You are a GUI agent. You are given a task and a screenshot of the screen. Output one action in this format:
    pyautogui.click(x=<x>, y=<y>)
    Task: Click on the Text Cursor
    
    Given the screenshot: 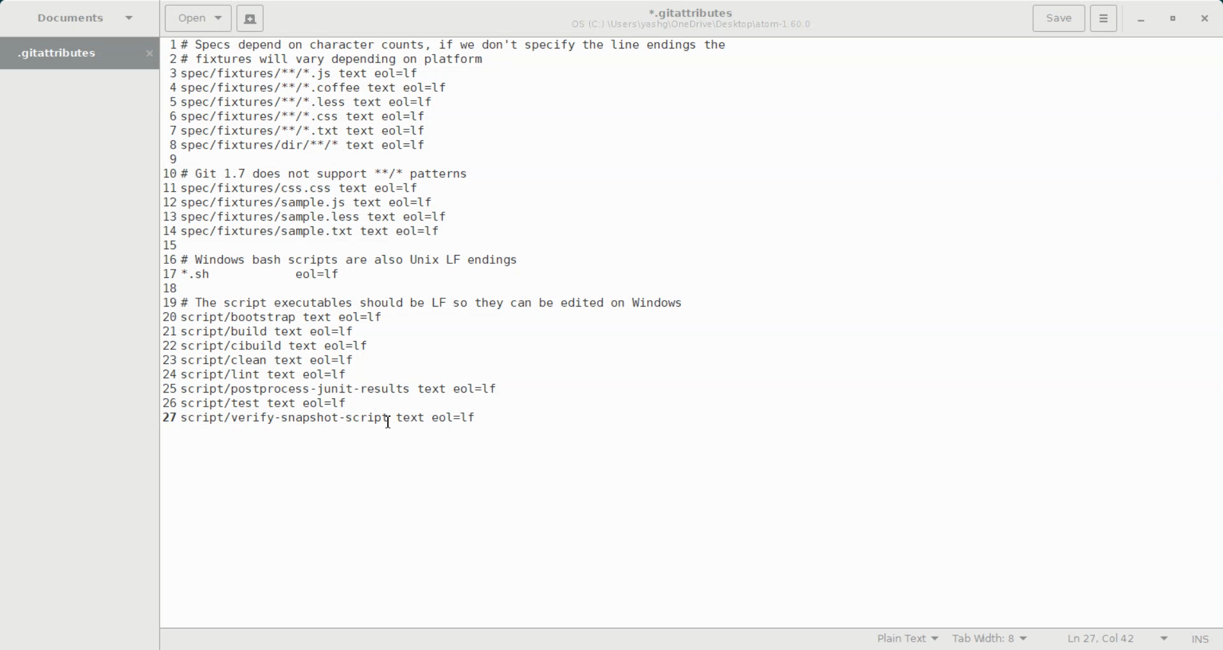 What is the action you would take?
    pyautogui.click(x=389, y=422)
    